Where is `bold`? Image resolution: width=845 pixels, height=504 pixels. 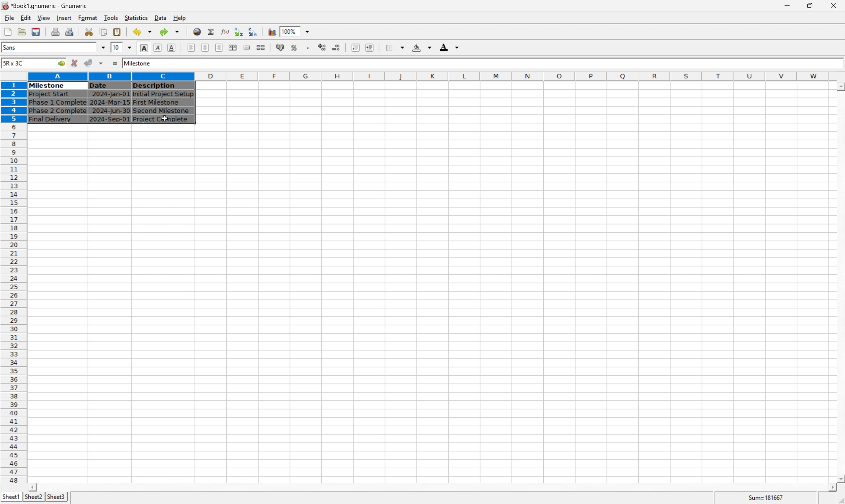 bold is located at coordinates (144, 48).